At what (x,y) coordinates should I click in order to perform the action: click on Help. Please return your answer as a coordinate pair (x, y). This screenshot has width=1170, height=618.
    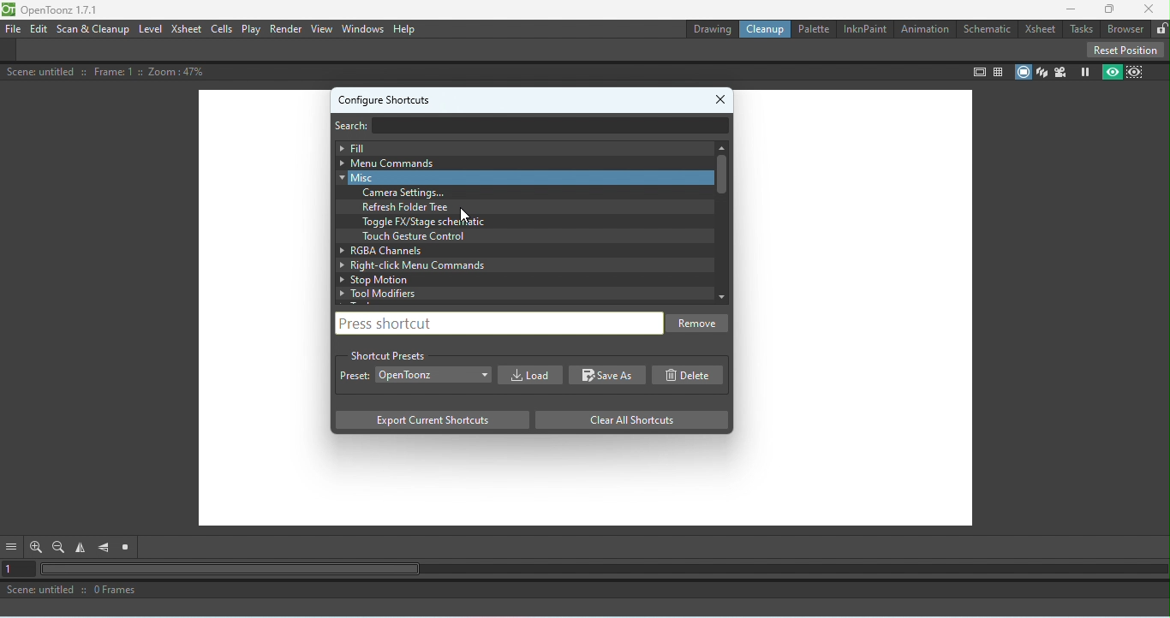
    Looking at the image, I should click on (405, 29).